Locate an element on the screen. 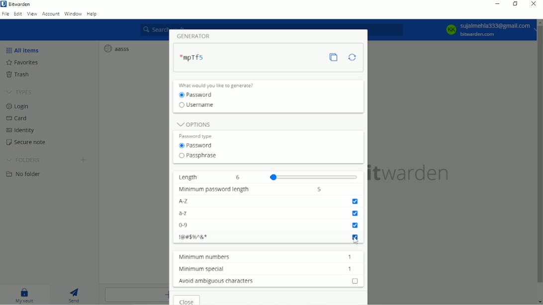  minimum number input is located at coordinates (352, 257).